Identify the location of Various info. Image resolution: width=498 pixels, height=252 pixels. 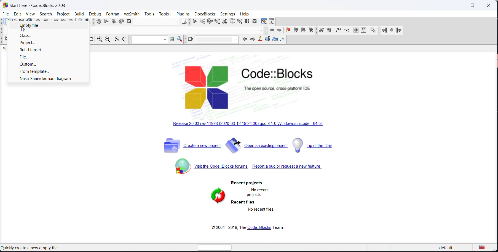
(273, 22).